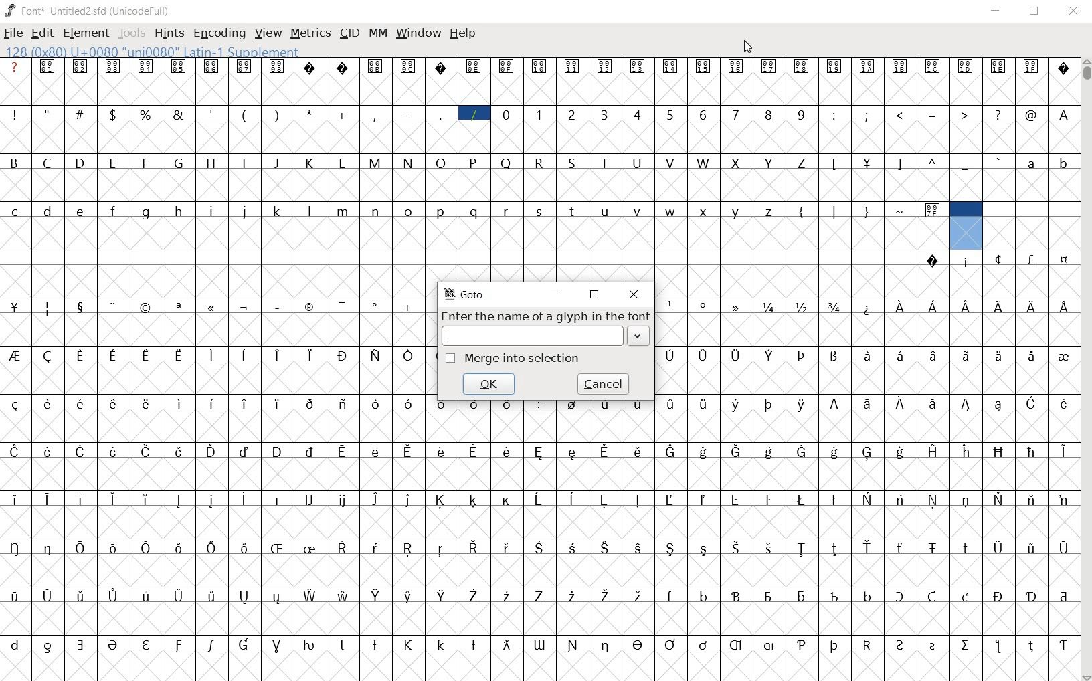 This screenshot has width=1092, height=681. I want to click on X, so click(737, 163).